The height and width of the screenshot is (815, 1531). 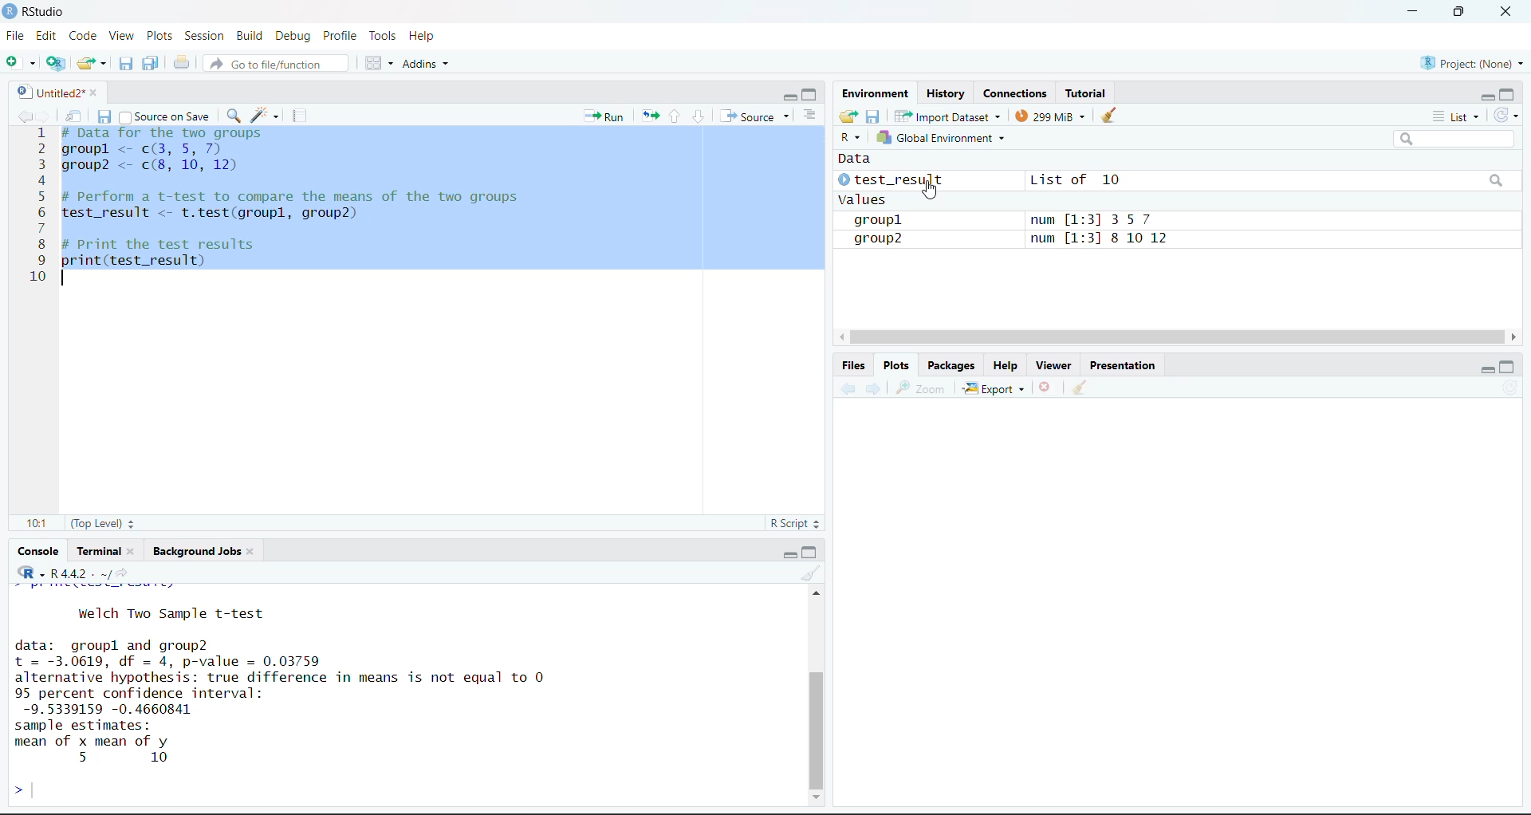 What do you see at coordinates (387, 36) in the screenshot?
I see `Tools` at bounding box center [387, 36].